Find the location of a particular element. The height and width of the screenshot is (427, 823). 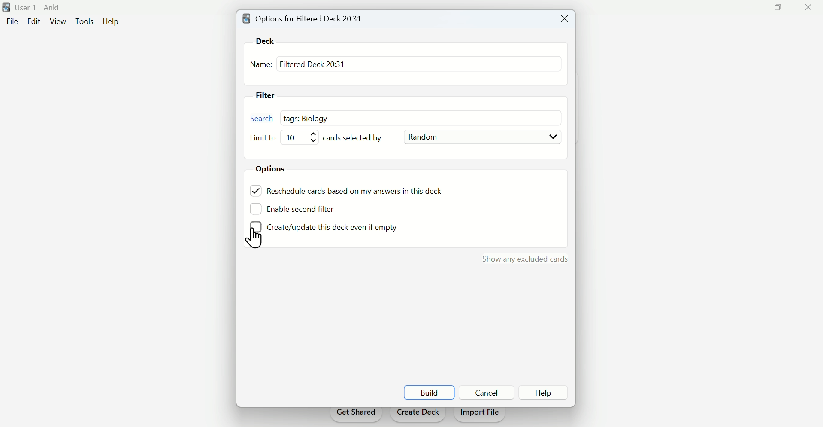

Tools is located at coordinates (86, 21).